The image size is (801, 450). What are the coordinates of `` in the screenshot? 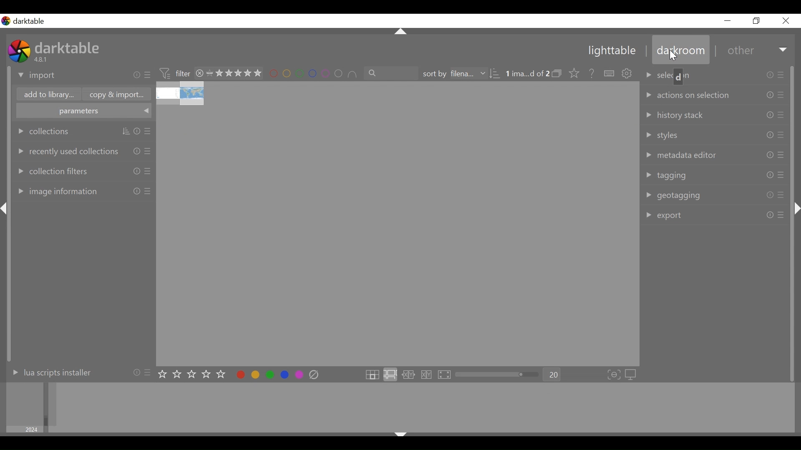 It's located at (768, 136).